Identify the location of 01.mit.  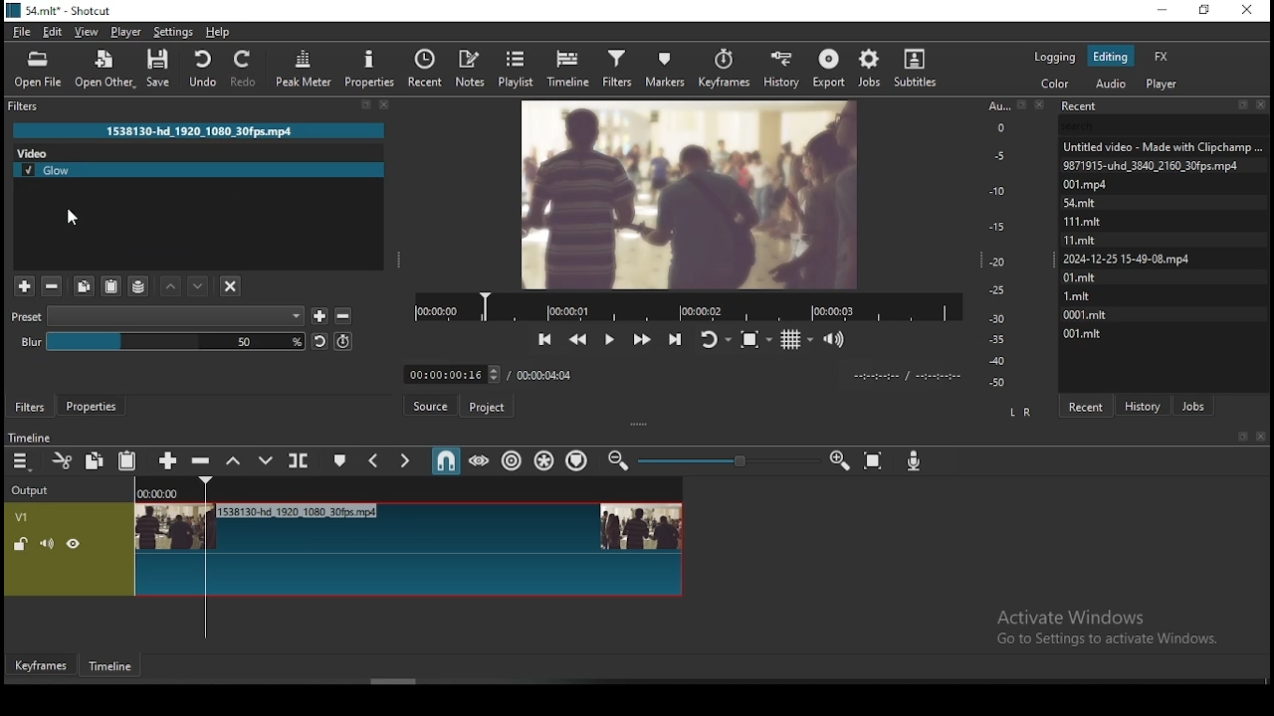
(1081, 276).